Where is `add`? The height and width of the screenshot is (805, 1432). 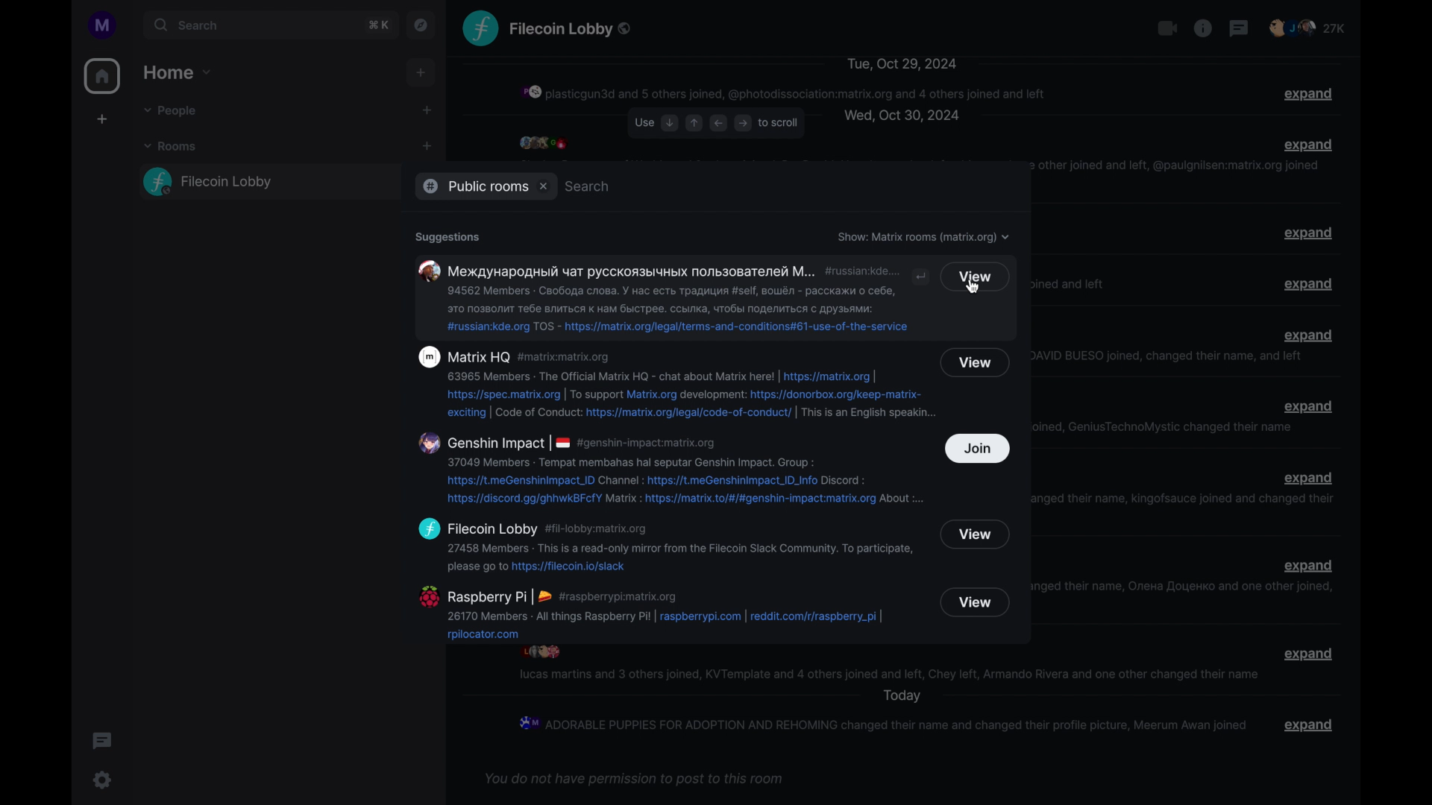 add is located at coordinates (427, 110).